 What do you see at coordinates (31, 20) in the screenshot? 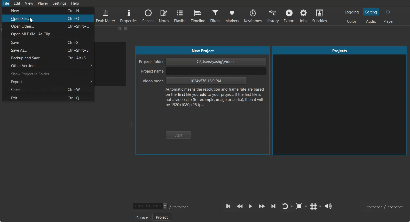
I see `Cursor` at bounding box center [31, 20].